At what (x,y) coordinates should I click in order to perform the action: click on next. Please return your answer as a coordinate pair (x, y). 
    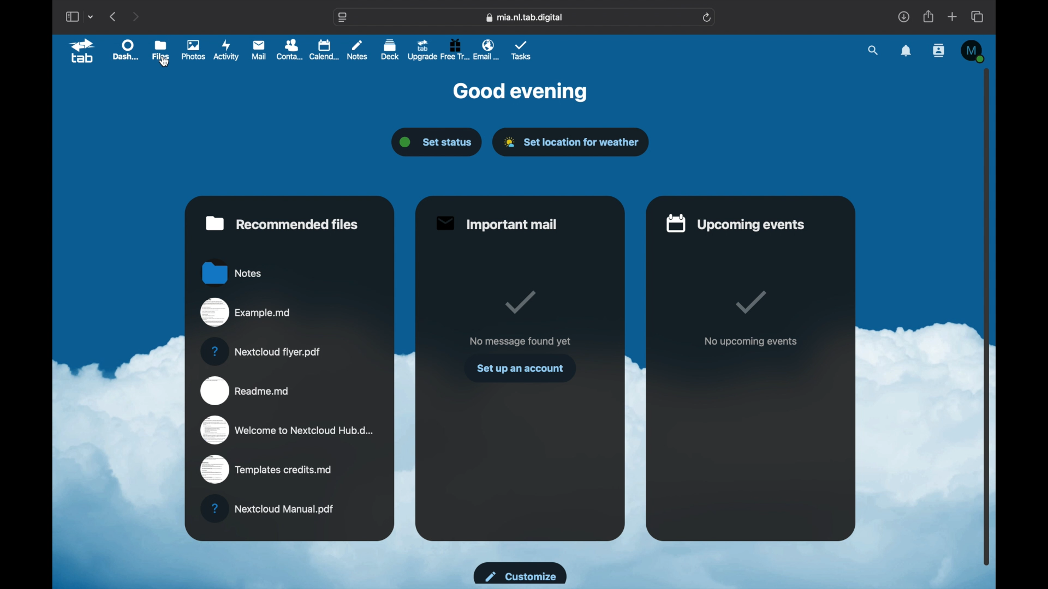
    Looking at the image, I should click on (135, 16).